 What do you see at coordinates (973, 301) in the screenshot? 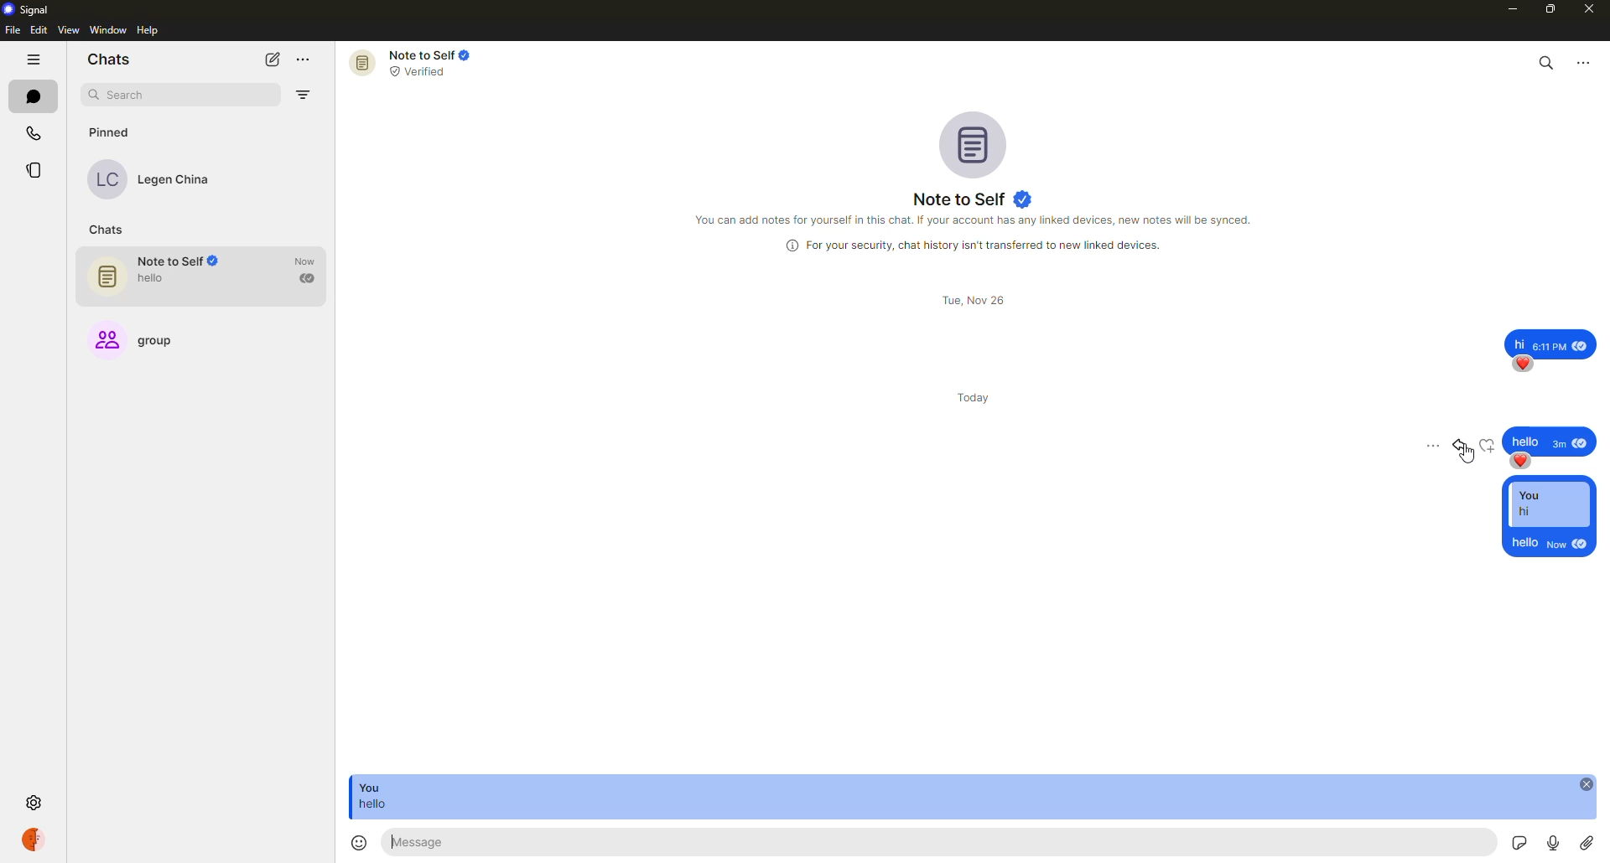
I see `day` at bounding box center [973, 301].